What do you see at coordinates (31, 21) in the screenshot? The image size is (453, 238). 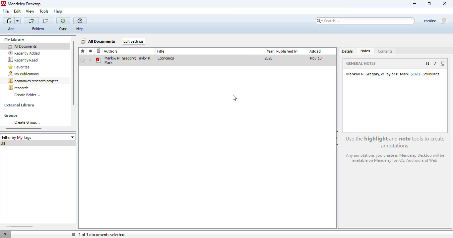 I see `create a new folder` at bounding box center [31, 21].